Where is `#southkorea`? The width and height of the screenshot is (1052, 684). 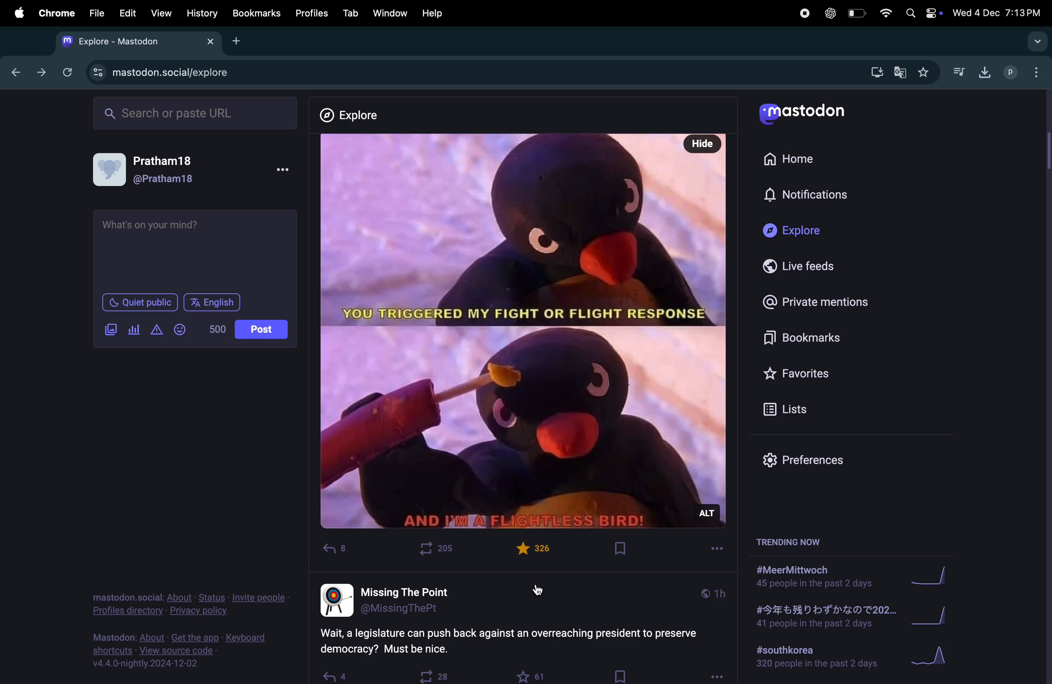
#southkorea is located at coordinates (814, 658).